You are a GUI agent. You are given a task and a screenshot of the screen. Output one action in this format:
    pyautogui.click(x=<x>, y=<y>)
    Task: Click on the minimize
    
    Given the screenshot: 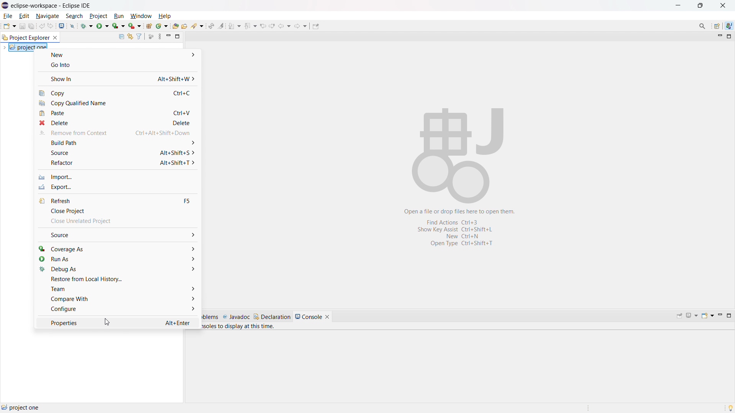 What is the action you would take?
    pyautogui.click(x=719, y=316)
    